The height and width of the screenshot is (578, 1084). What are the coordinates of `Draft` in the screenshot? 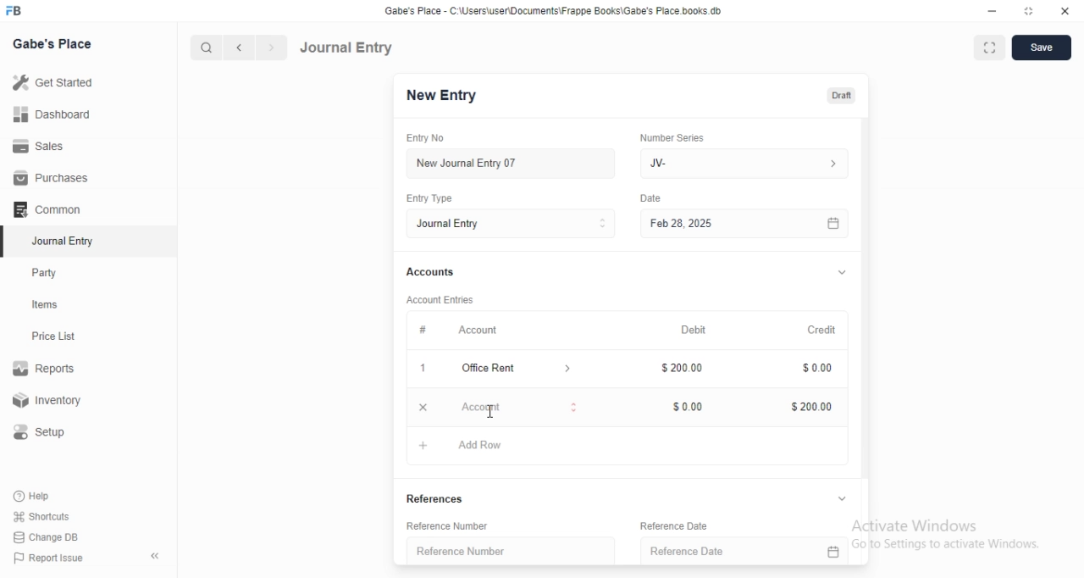 It's located at (841, 96).